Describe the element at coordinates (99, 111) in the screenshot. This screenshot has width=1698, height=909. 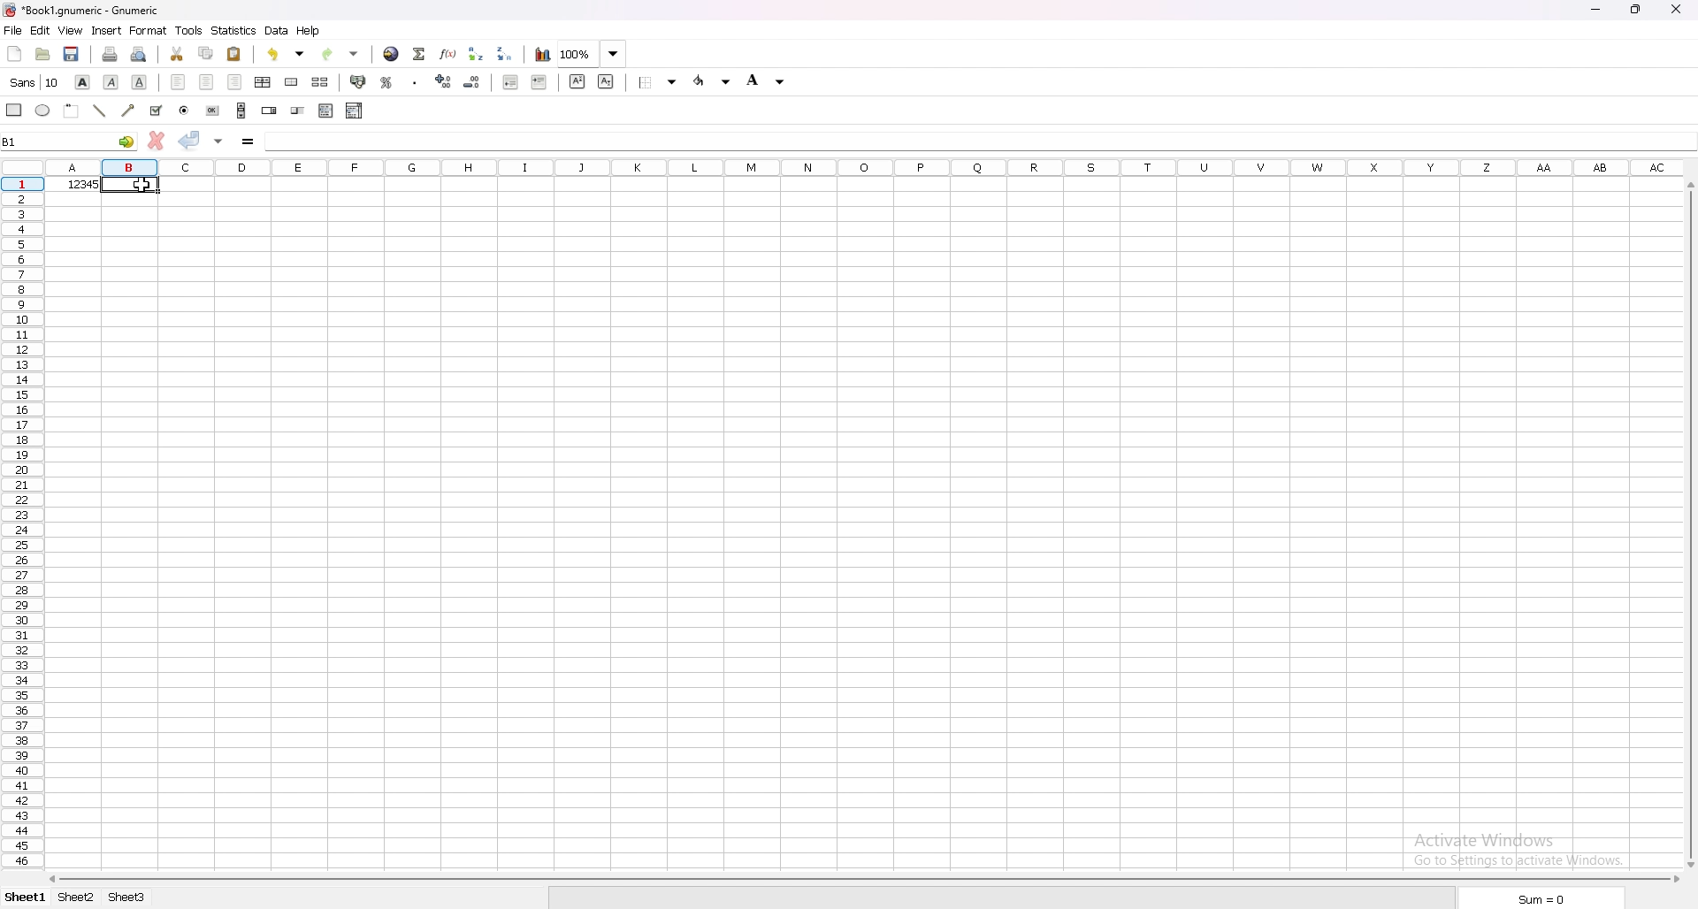
I see `line` at that location.